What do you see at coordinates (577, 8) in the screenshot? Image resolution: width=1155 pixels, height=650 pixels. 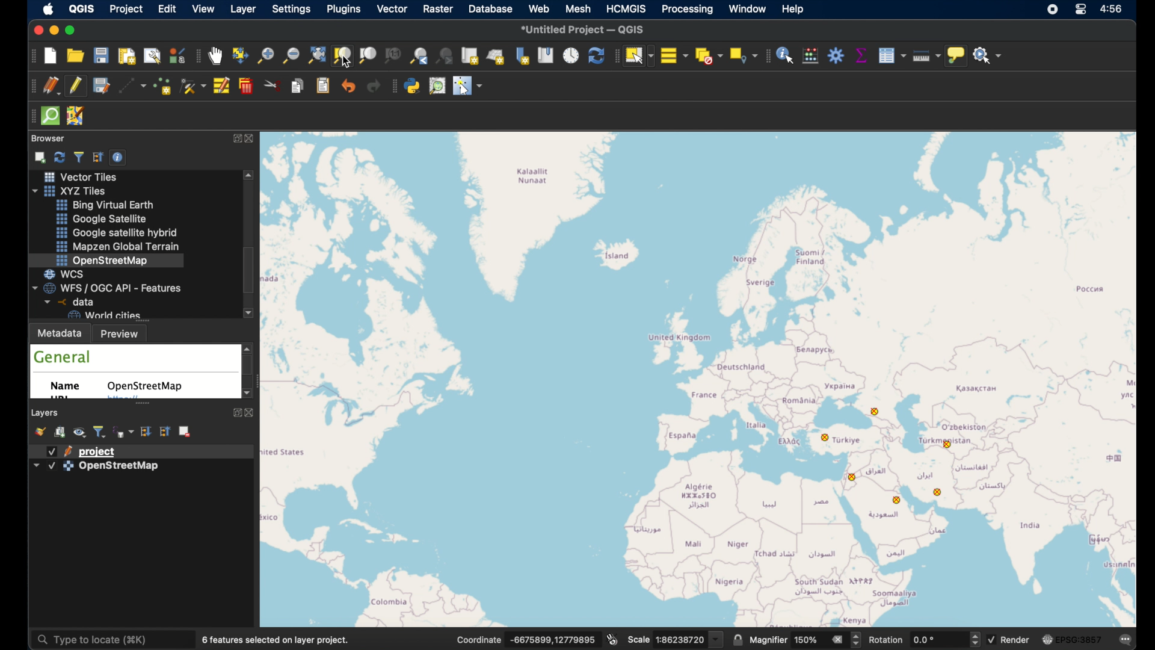 I see `mesh` at bounding box center [577, 8].